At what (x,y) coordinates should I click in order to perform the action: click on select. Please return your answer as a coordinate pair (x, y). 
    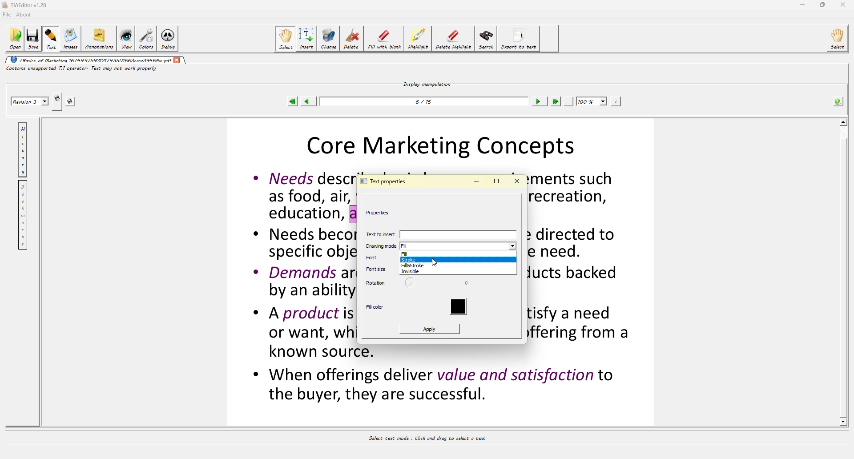
    Looking at the image, I should click on (840, 37).